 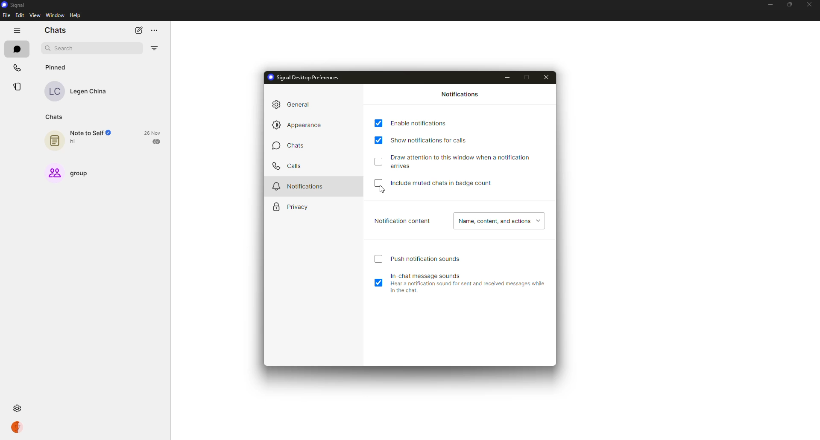 I want to click on quick settings, so click(x=19, y=428).